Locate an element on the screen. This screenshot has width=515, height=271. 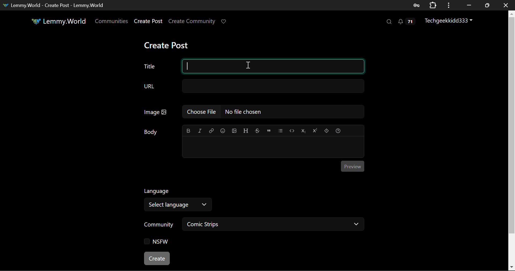
NSFW is located at coordinates (156, 241).